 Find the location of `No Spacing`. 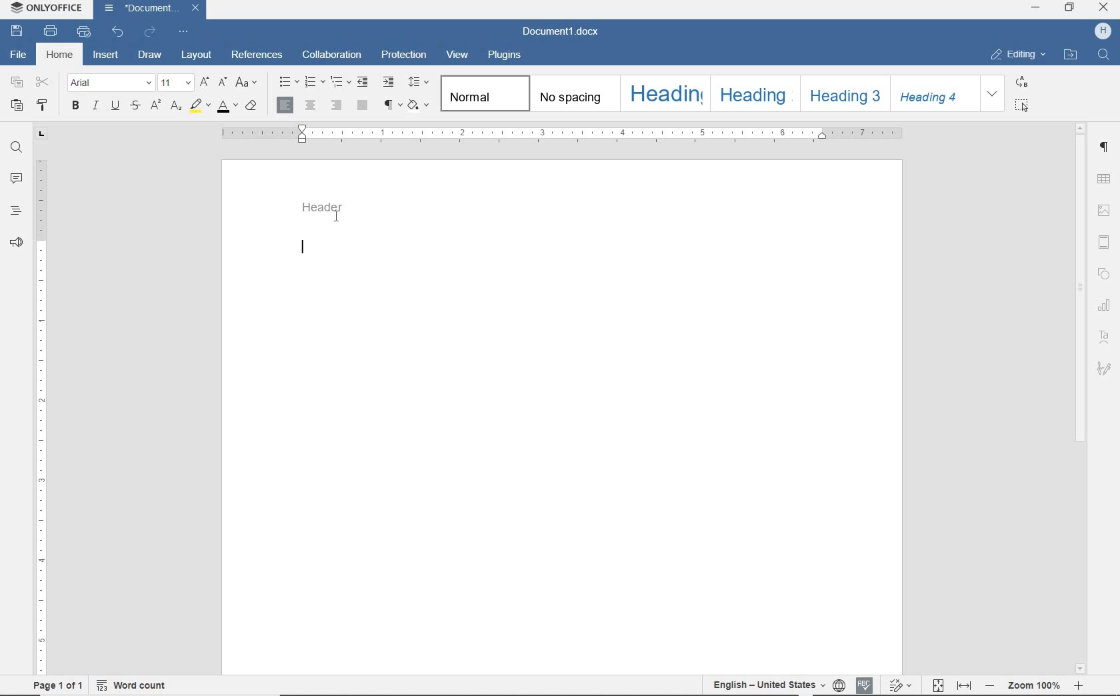

No Spacing is located at coordinates (573, 95).